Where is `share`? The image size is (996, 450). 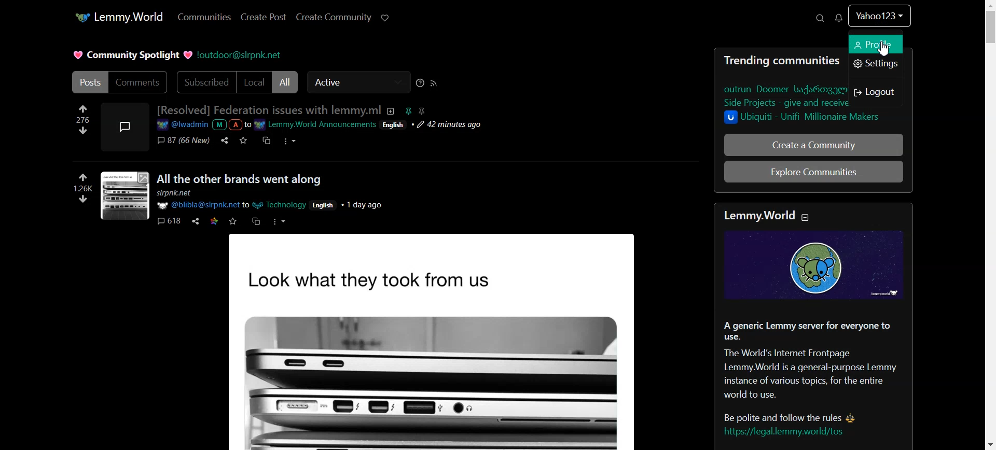 share is located at coordinates (196, 221).